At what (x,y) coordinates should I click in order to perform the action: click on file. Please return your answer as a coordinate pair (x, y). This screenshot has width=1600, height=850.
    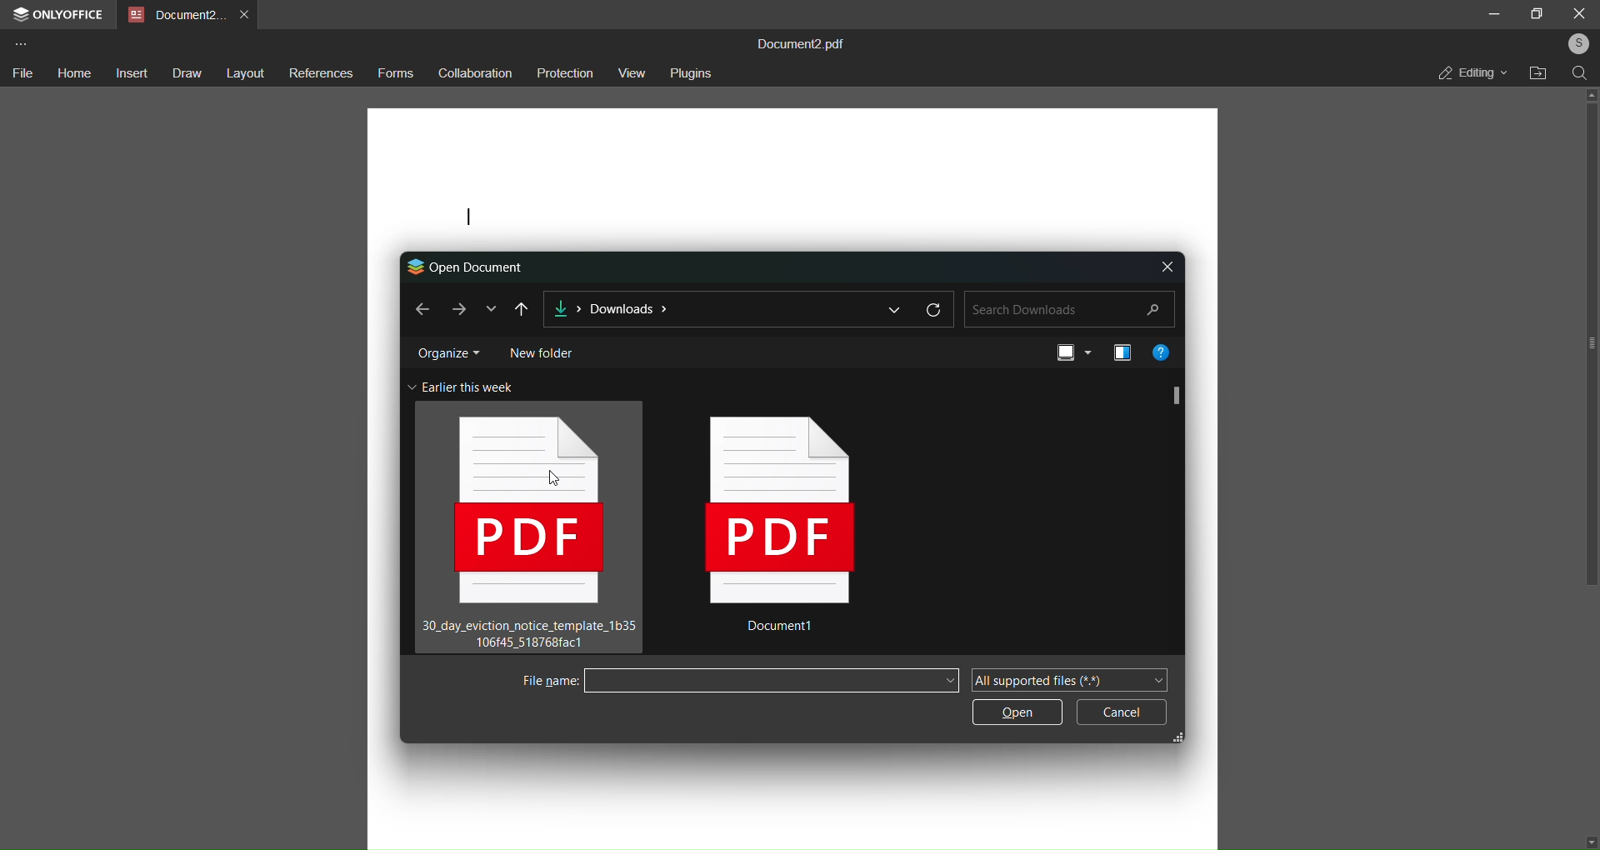
    Looking at the image, I should click on (22, 73).